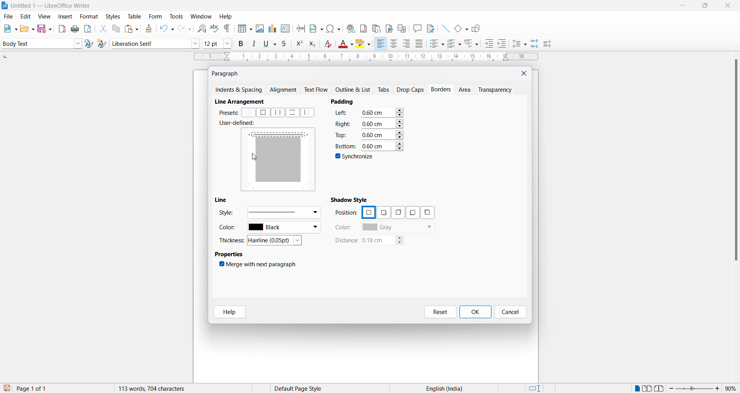 This screenshot has height=393, width=740. I want to click on form, so click(155, 16).